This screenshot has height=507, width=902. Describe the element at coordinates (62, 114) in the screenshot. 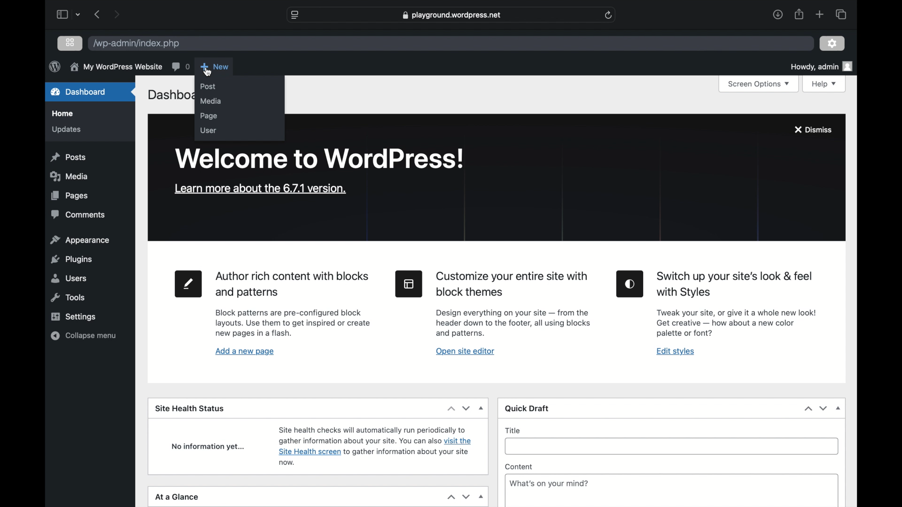

I see `home` at that location.